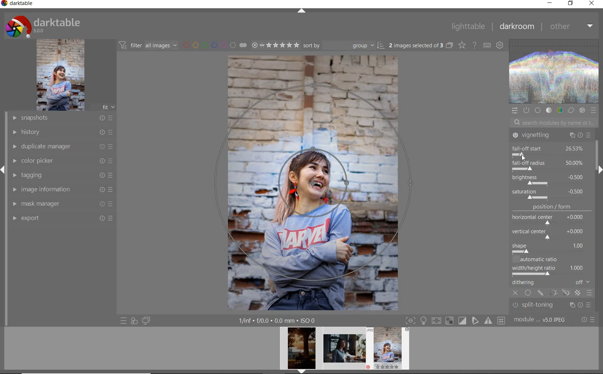  What do you see at coordinates (548, 179) in the screenshot?
I see `brightness` at bounding box center [548, 179].